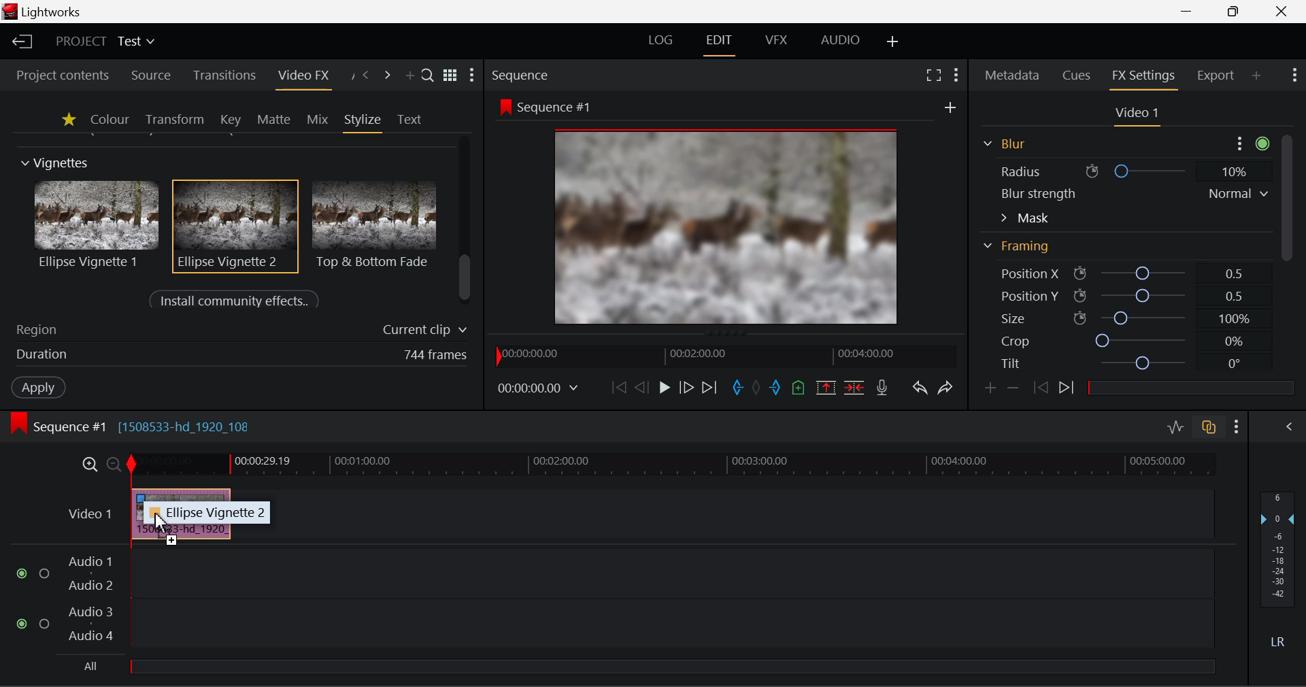  What do you see at coordinates (777, 42) in the screenshot?
I see `VFX Layout` at bounding box center [777, 42].